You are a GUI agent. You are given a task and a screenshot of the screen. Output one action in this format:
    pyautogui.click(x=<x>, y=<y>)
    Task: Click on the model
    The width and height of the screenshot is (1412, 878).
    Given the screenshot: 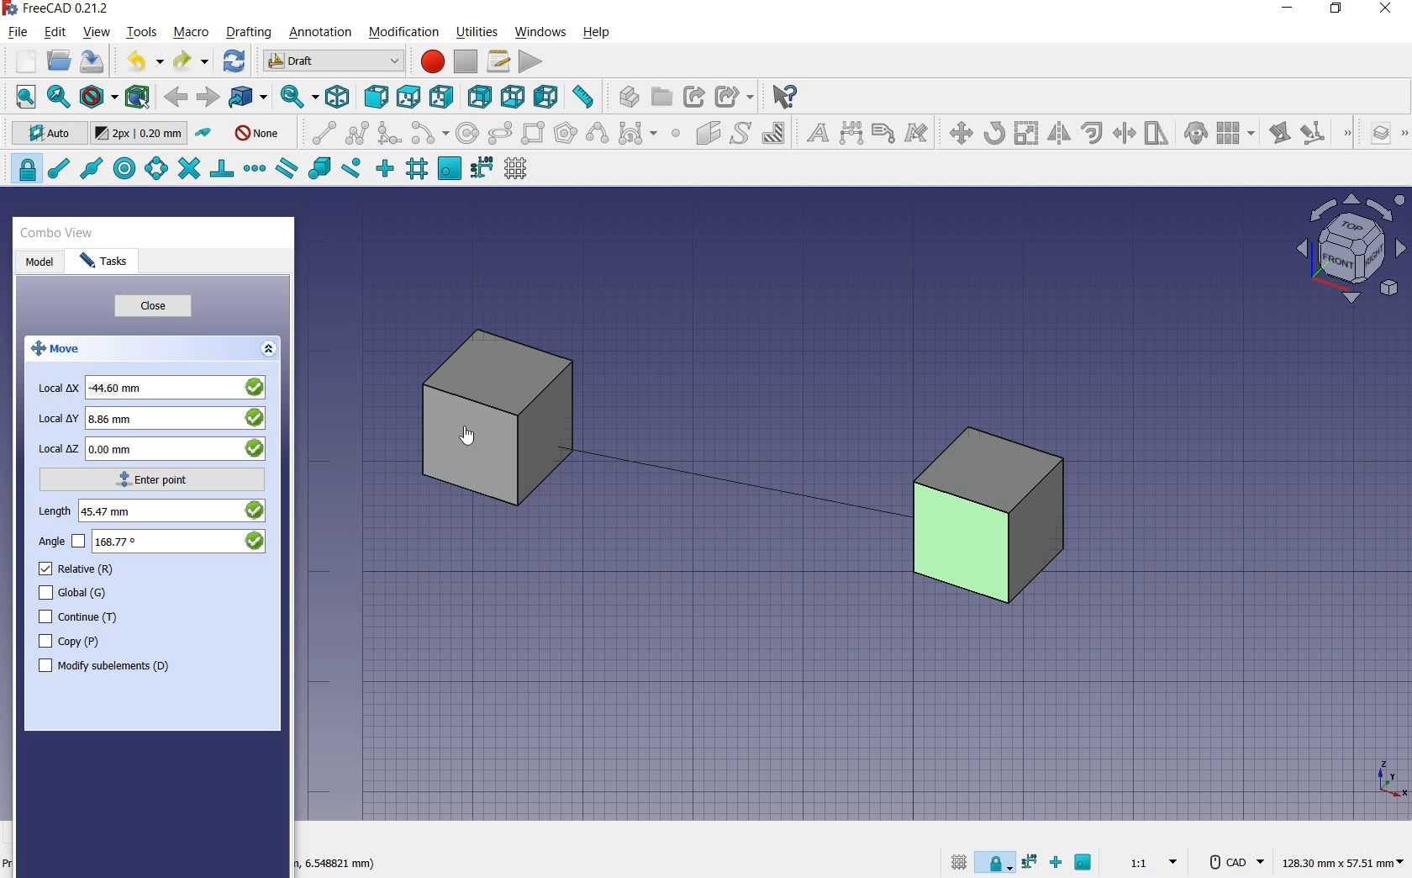 What is the action you would take?
    pyautogui.click(x=39, y=258)
    